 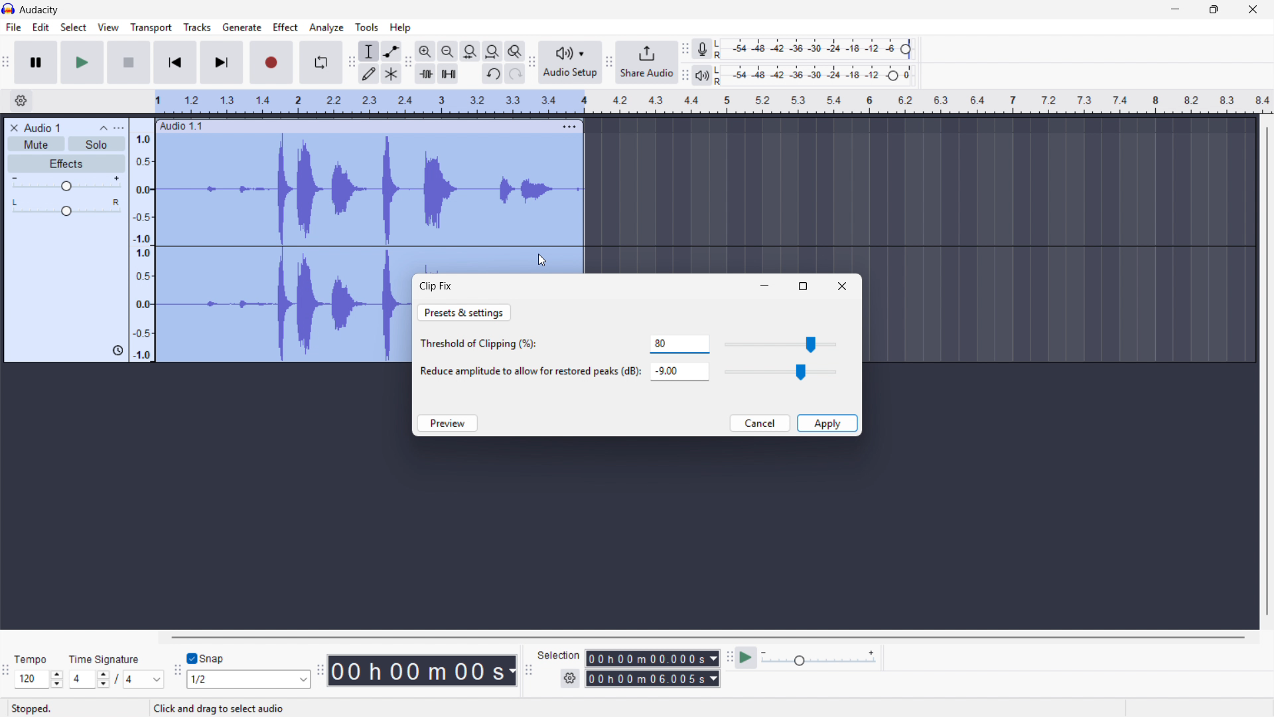 What do you see at coordinates (448, 51) in the screenshot?
I see `Zoom out` at bounding box center [448, 51].